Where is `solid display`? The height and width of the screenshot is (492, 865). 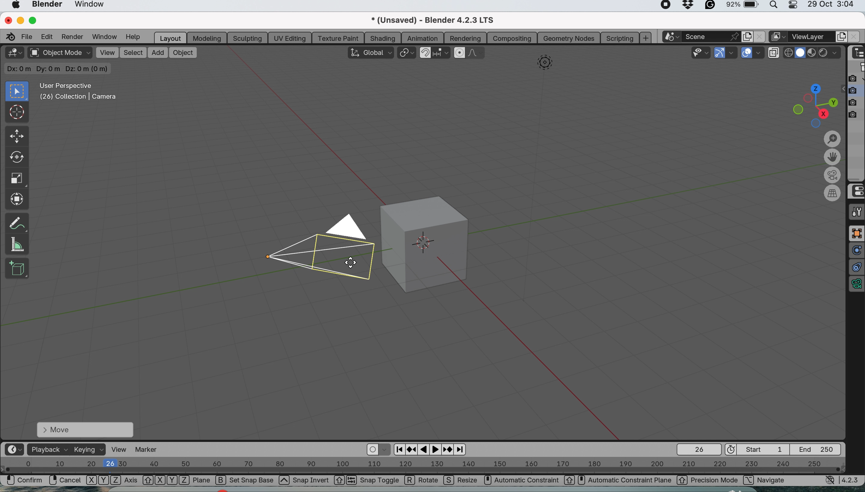 solid display is located at coordinates (789, 50).